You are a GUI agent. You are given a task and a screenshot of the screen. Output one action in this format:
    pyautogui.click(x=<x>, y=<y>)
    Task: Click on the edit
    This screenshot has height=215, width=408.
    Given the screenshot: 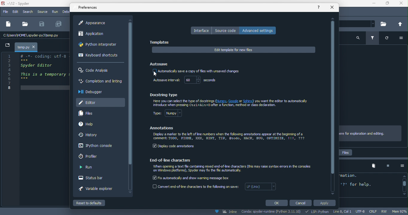 What is the action you would take?
    pyautogui.click(x=16, y=12)
    